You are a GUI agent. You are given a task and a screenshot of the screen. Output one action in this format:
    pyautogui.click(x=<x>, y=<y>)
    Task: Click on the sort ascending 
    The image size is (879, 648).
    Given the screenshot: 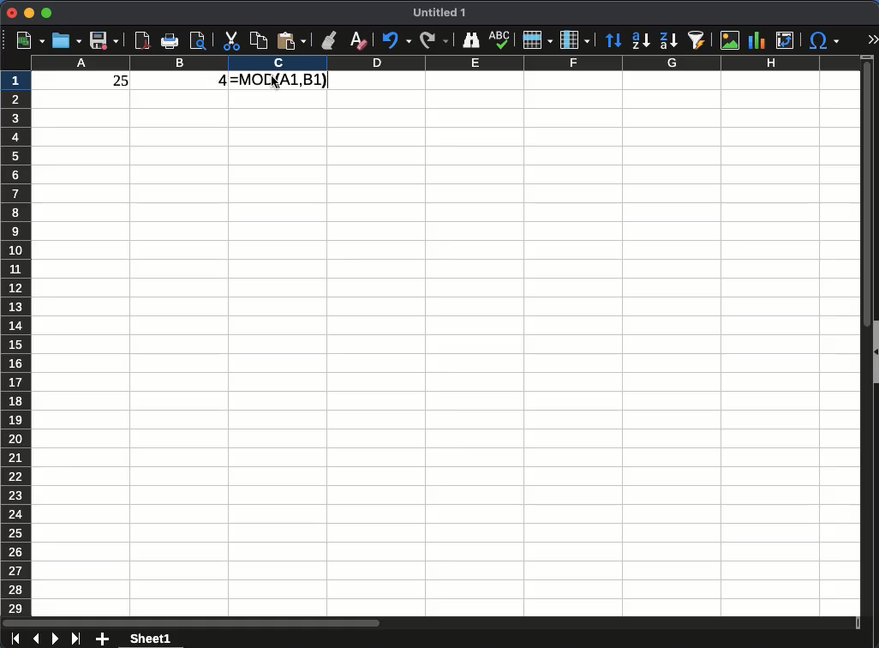 What is the action you would take?
    pyautogui.click(x=641, y=42)
    